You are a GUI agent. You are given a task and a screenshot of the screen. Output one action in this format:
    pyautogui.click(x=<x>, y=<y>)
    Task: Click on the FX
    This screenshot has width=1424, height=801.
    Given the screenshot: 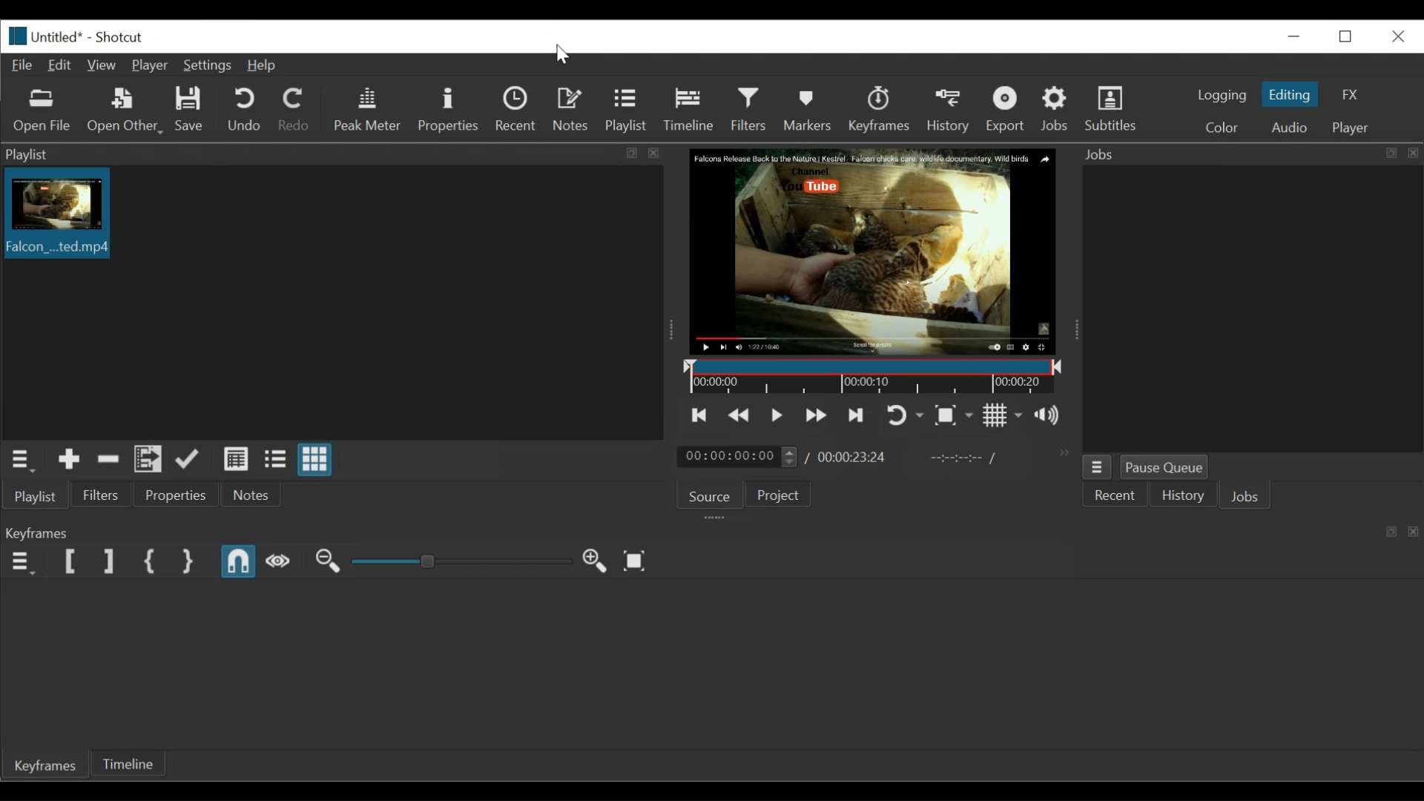 What is the action you would take?
    pyautogui.click(x=1349, y=93)
    